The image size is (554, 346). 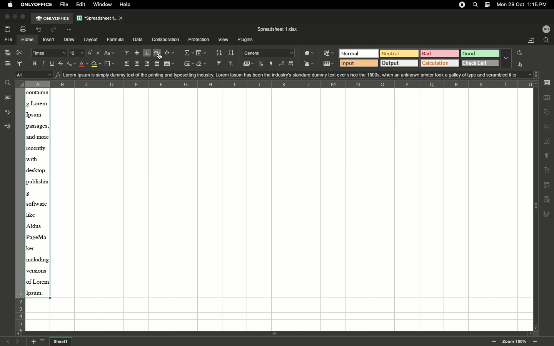 What do you see at coordinates (277, 334) in the screenshot?
I see `horizontal scrollbar` at bounding box center [277, 334].